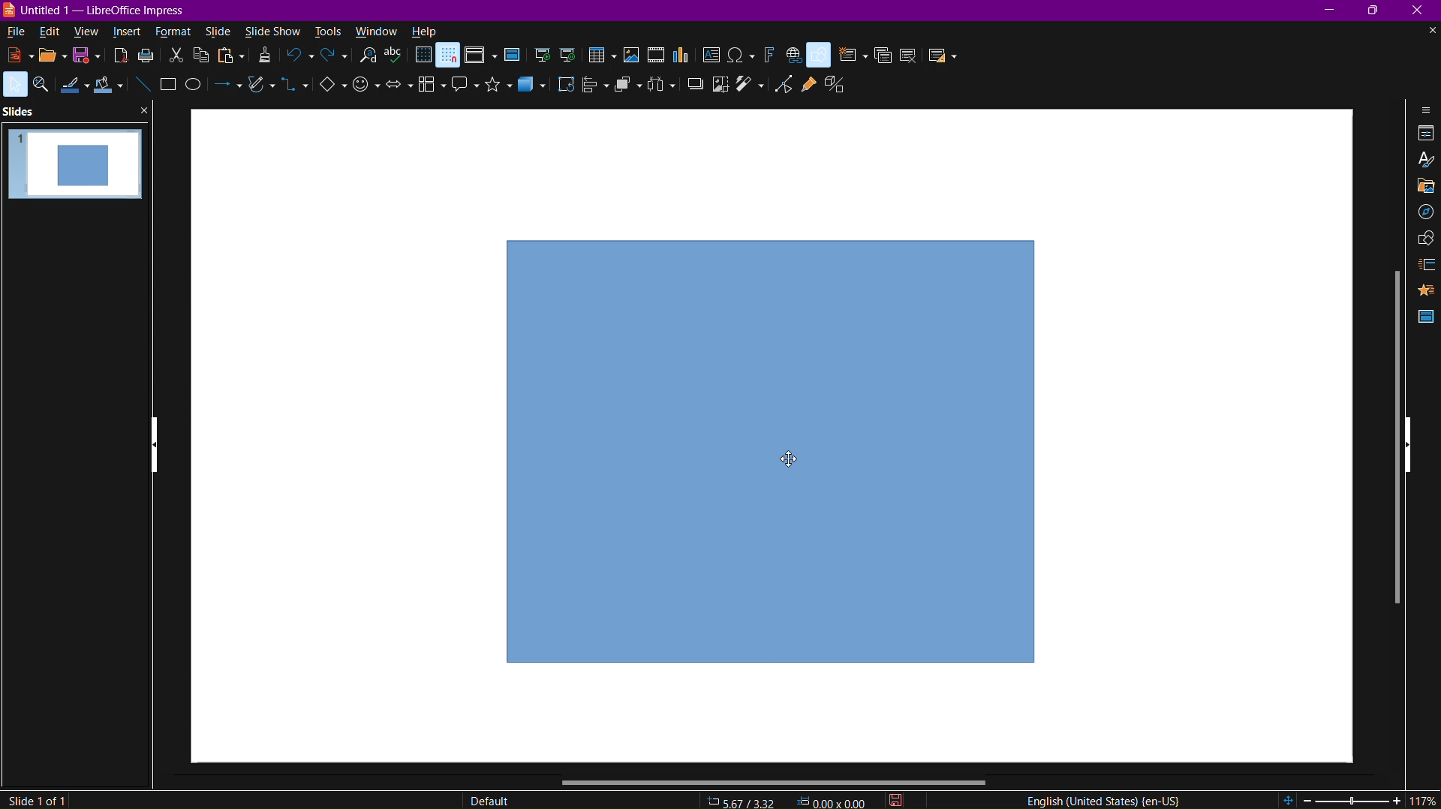 This screenshot has height=809, width=1441. What do you see at coordinates (143, 85) in the screenshot?
I see `Line` at bounding box center [143, 85].